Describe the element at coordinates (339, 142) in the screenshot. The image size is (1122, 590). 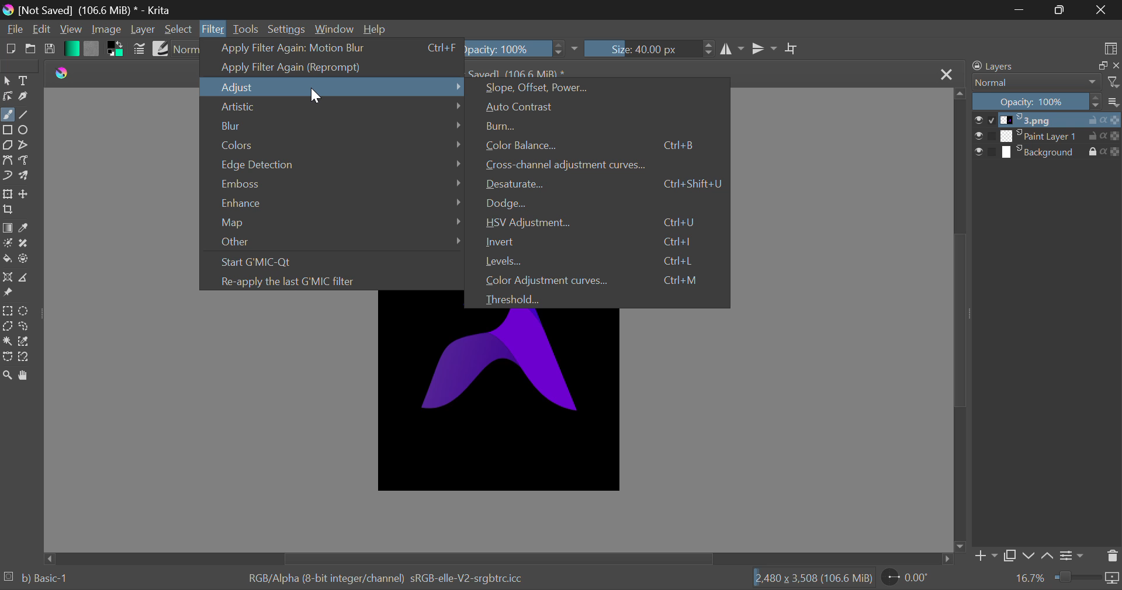
I see `Colors` at that location.